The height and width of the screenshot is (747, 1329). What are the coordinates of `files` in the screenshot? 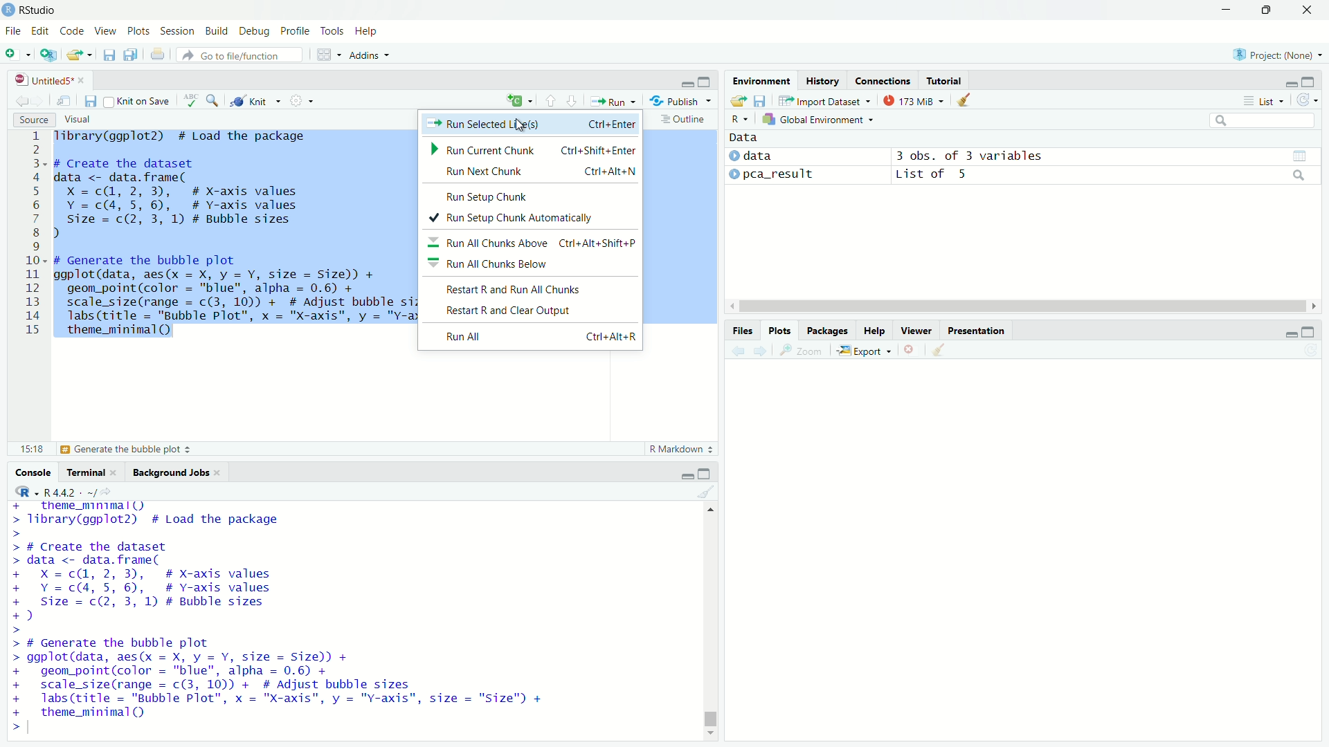 It's located at (744, 331).